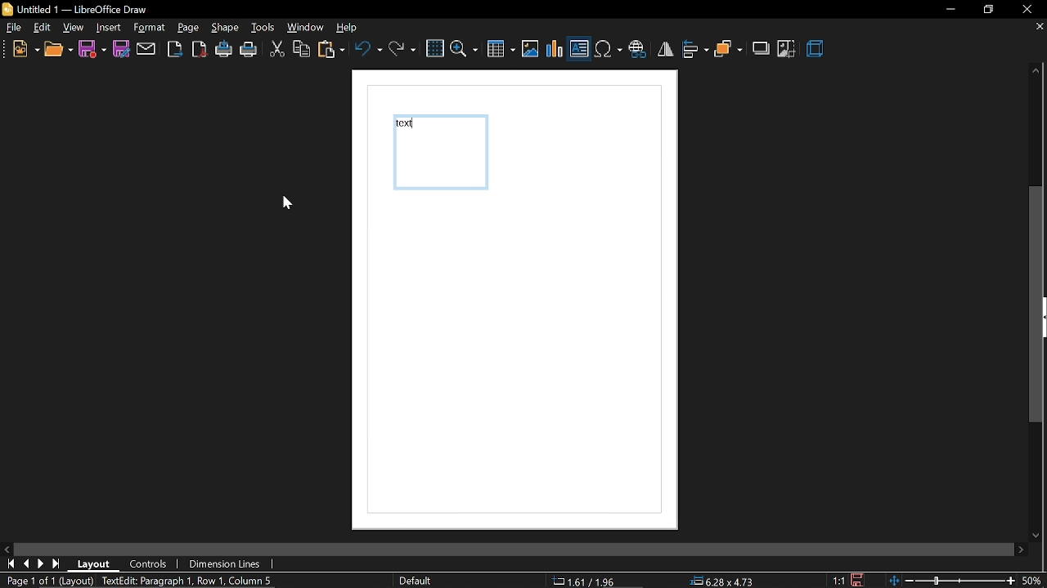 Image resolution: width=1047 pixels, height=588 pixels. What do you see at coordinates (15, 29) in the screenshot?
I see `file` at bounding box center [15, 29].